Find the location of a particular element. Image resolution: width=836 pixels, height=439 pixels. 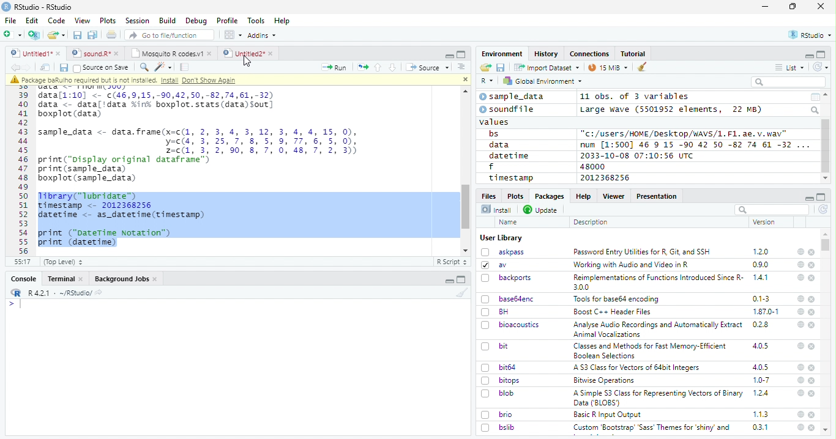

Refresh is located at coordinates (824, 210).